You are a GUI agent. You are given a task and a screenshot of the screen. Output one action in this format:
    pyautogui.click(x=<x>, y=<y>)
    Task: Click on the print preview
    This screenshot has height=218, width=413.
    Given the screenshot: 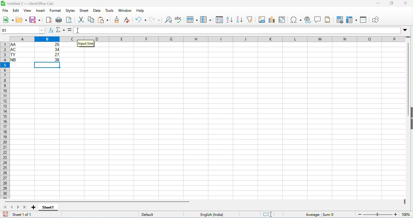 What is the action you would take?
    pyautogui.click(x=70, y=20)
    